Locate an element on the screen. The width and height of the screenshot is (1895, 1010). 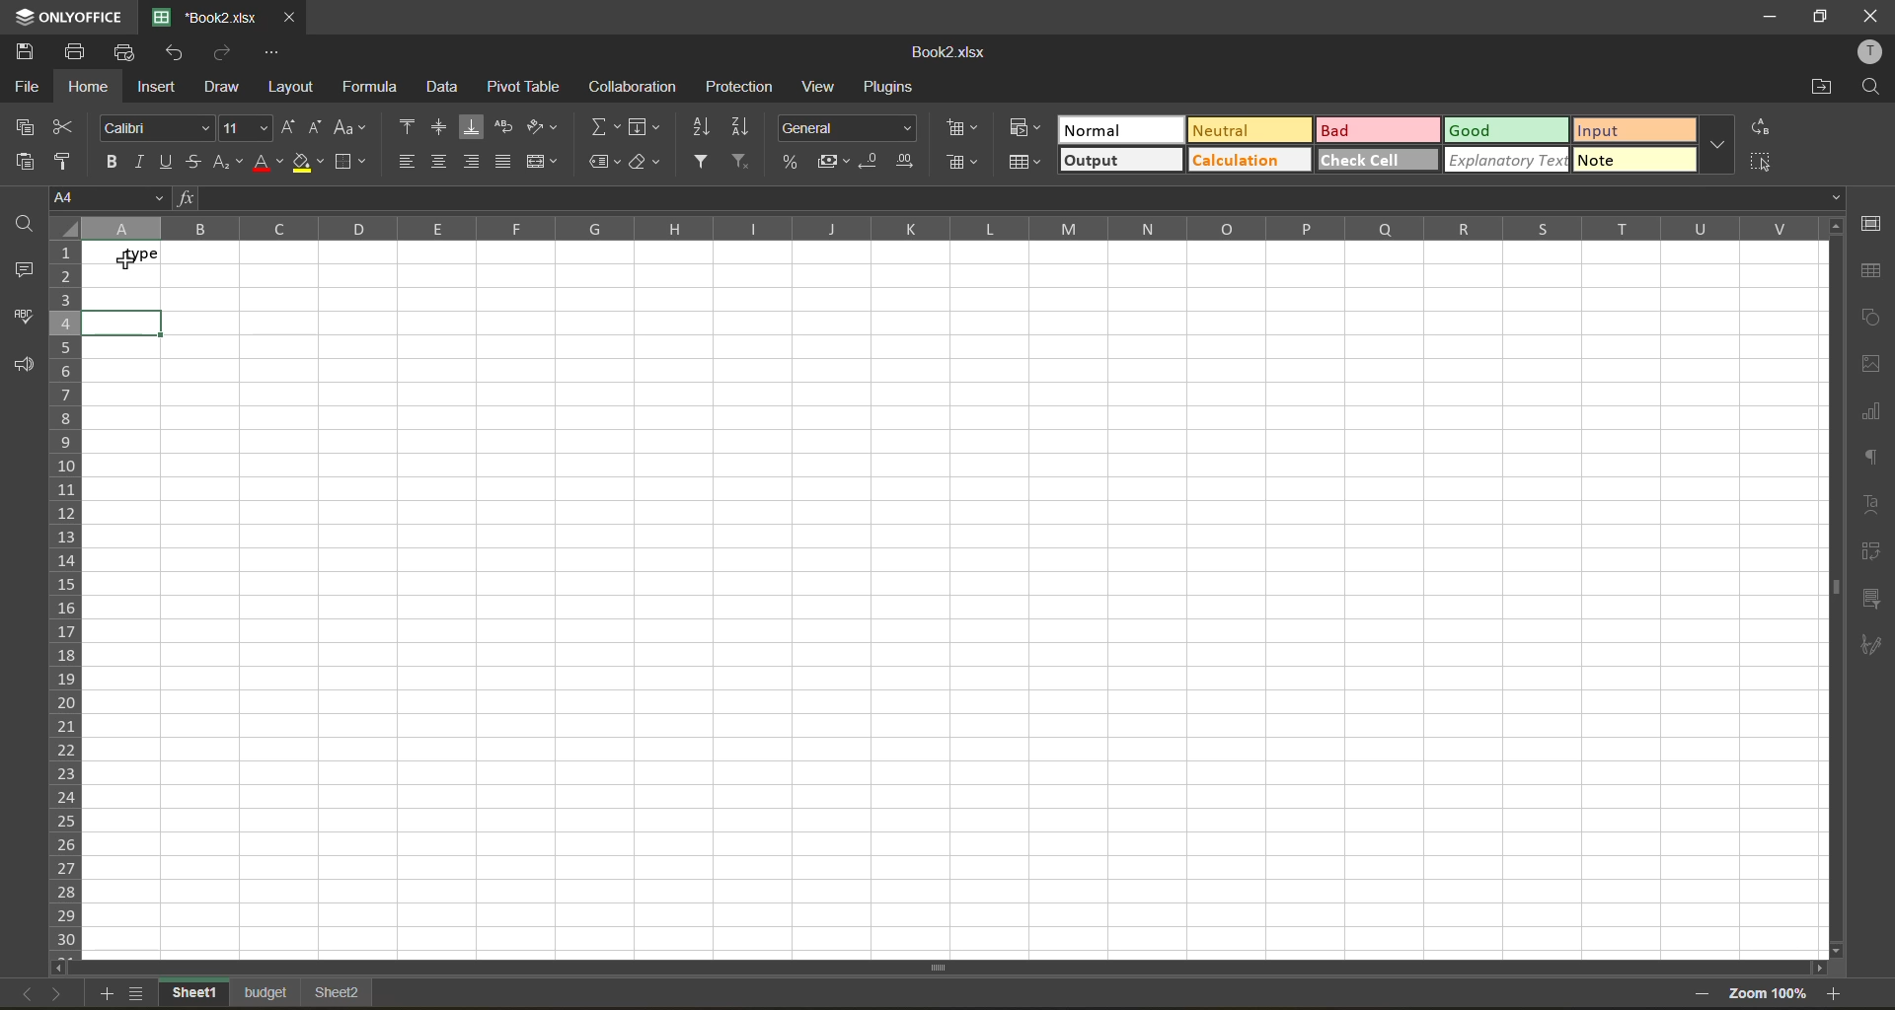
select all is located at coordinates (1765, 166).